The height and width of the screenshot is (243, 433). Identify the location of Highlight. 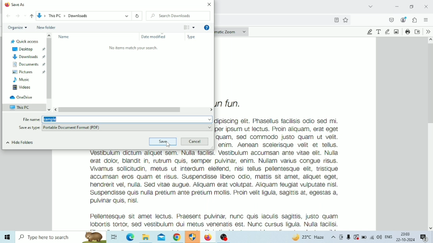
(370, 32).